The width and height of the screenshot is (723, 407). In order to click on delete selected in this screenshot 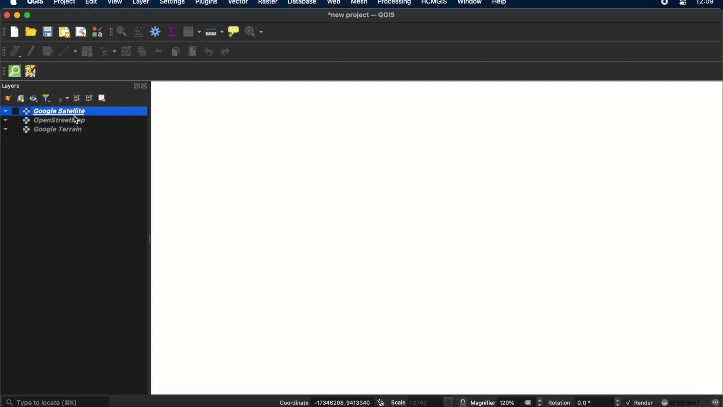, I will do `click(142, 52)`.